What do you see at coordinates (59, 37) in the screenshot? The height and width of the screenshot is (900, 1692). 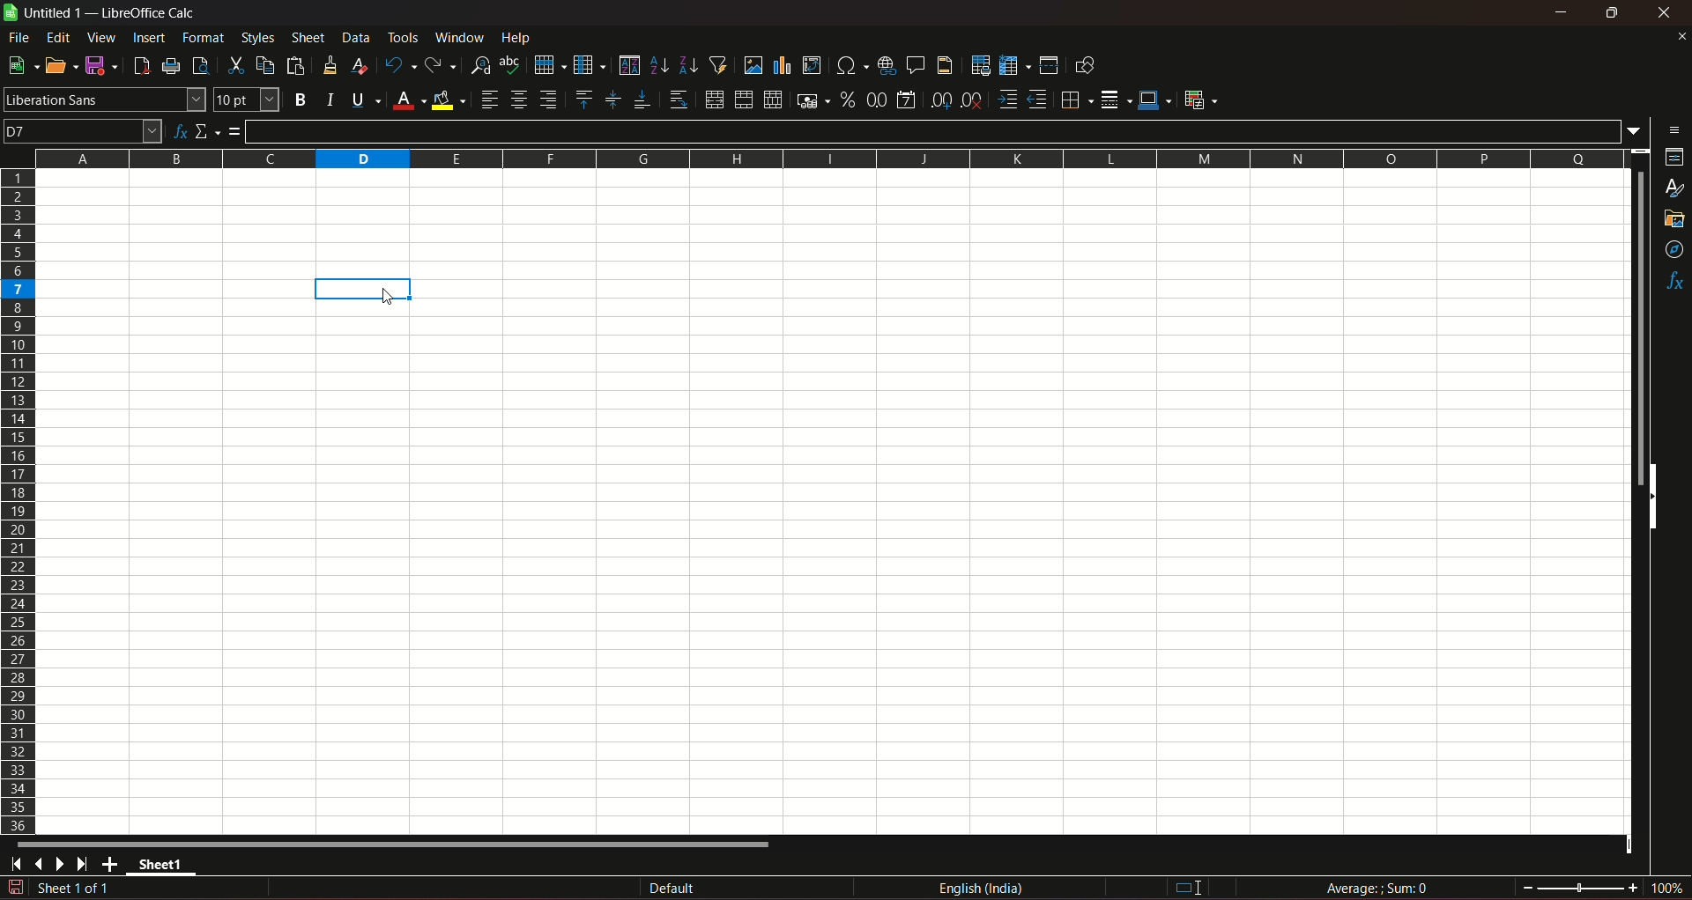 I see `edit` at bounding box center [59, 37].